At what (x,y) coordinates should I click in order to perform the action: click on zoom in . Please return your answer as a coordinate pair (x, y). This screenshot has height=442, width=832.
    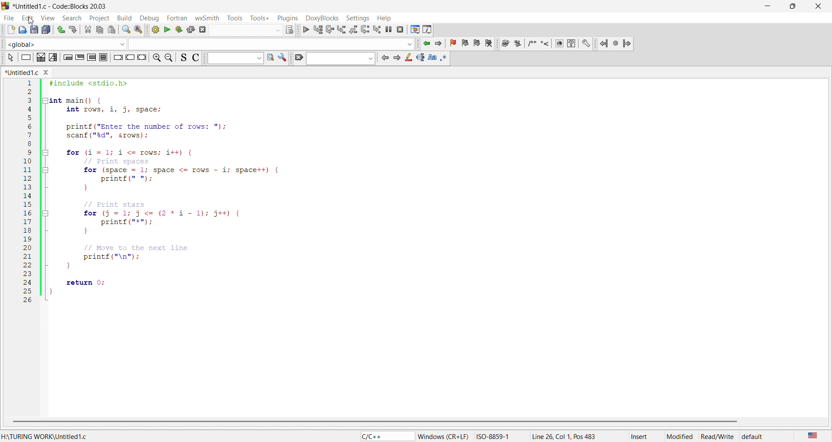
    Looking at the image, I should click on (155, 58).